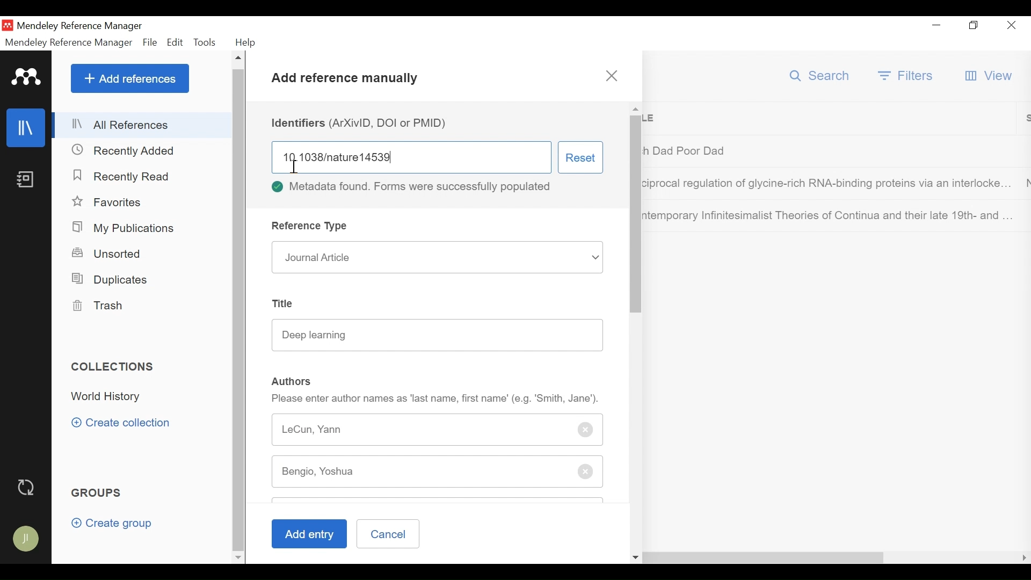  What do you see at coordinates (907, 75) in the screenshot?
I see `Filter` at bounding box center [907, 75].